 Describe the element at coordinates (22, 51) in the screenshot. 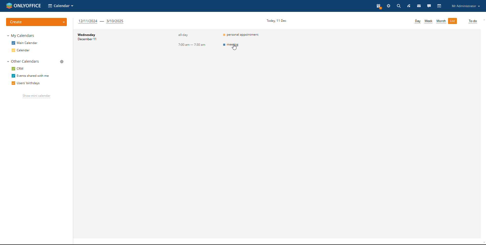

I see `calendar` at that location.